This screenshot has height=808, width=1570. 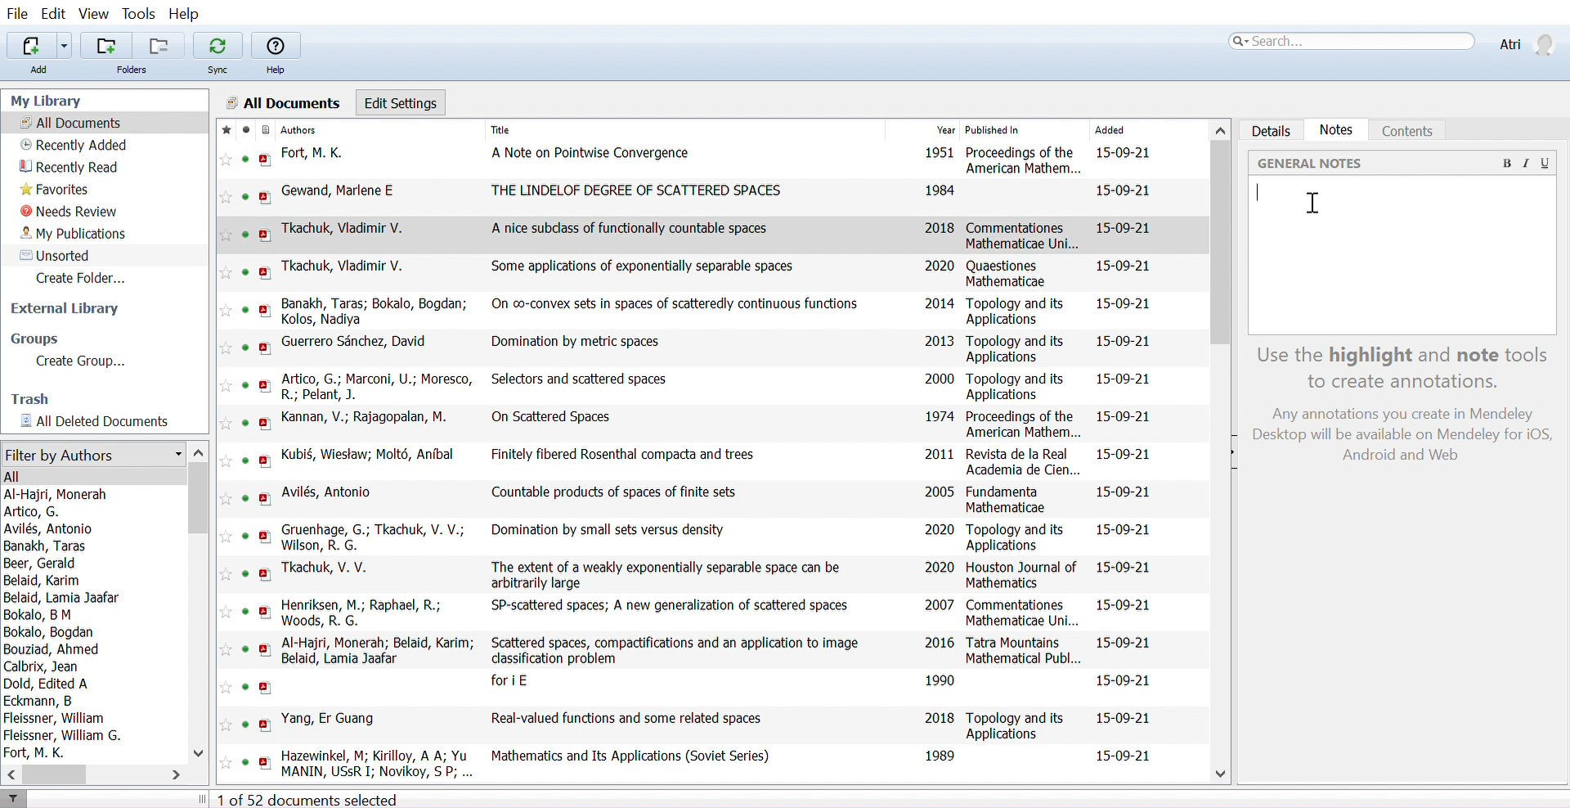 What do you see at coordinates (18, 15) in the screenshot?
I see `File` at bounding box center [18, 15].